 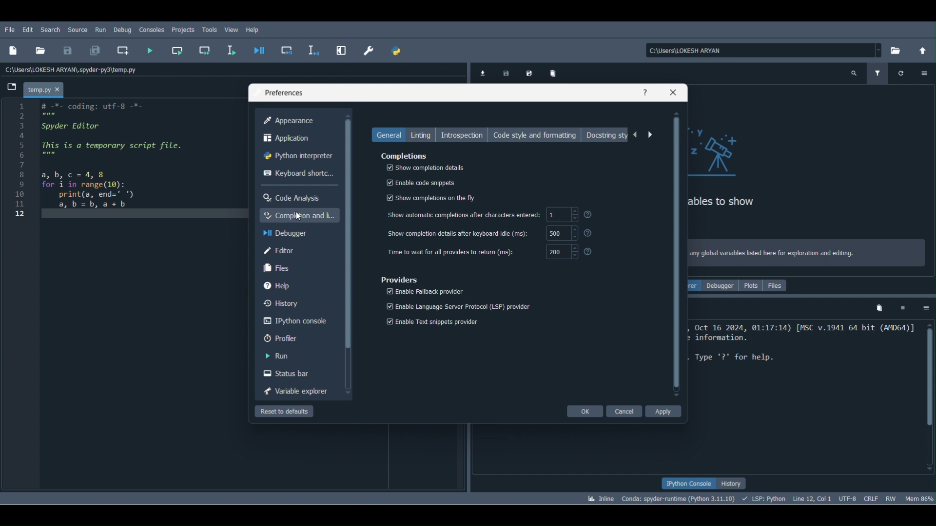 I want to click on Debug file ( Ctrl + F5), so click(x=263, y=50).